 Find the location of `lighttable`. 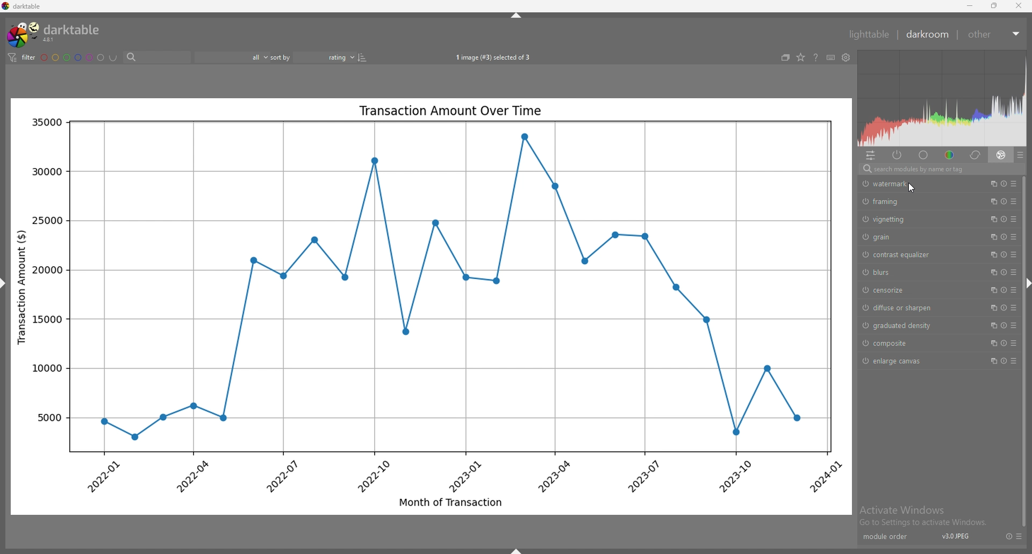

lighttable is located at coordinates (868, 33).